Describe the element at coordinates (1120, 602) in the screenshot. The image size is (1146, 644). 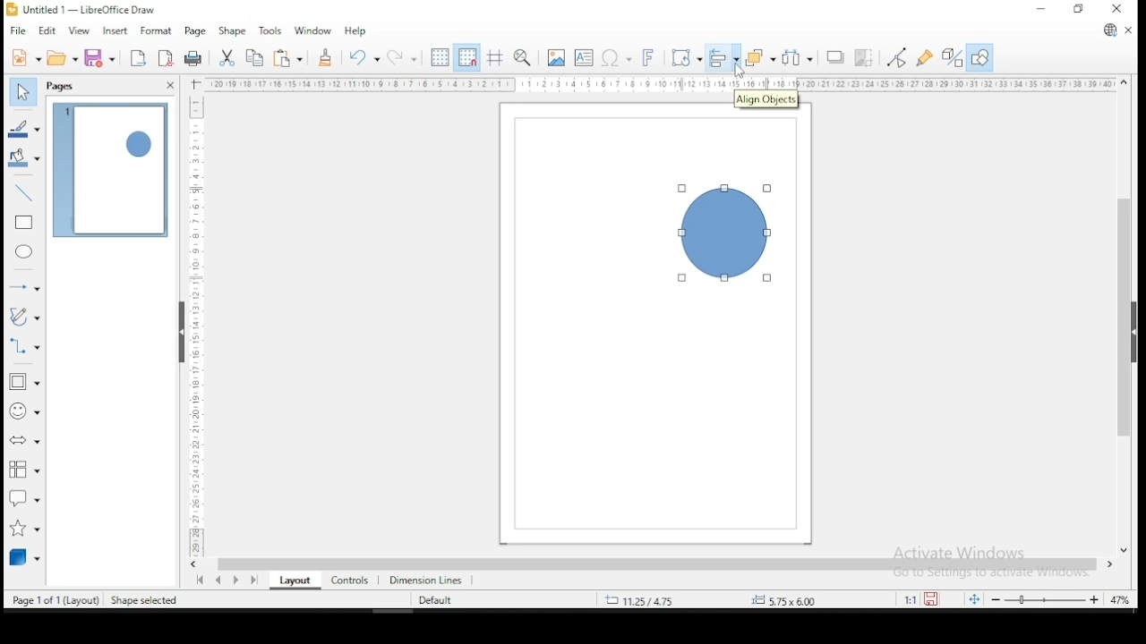
I see `zoom level` at that location.